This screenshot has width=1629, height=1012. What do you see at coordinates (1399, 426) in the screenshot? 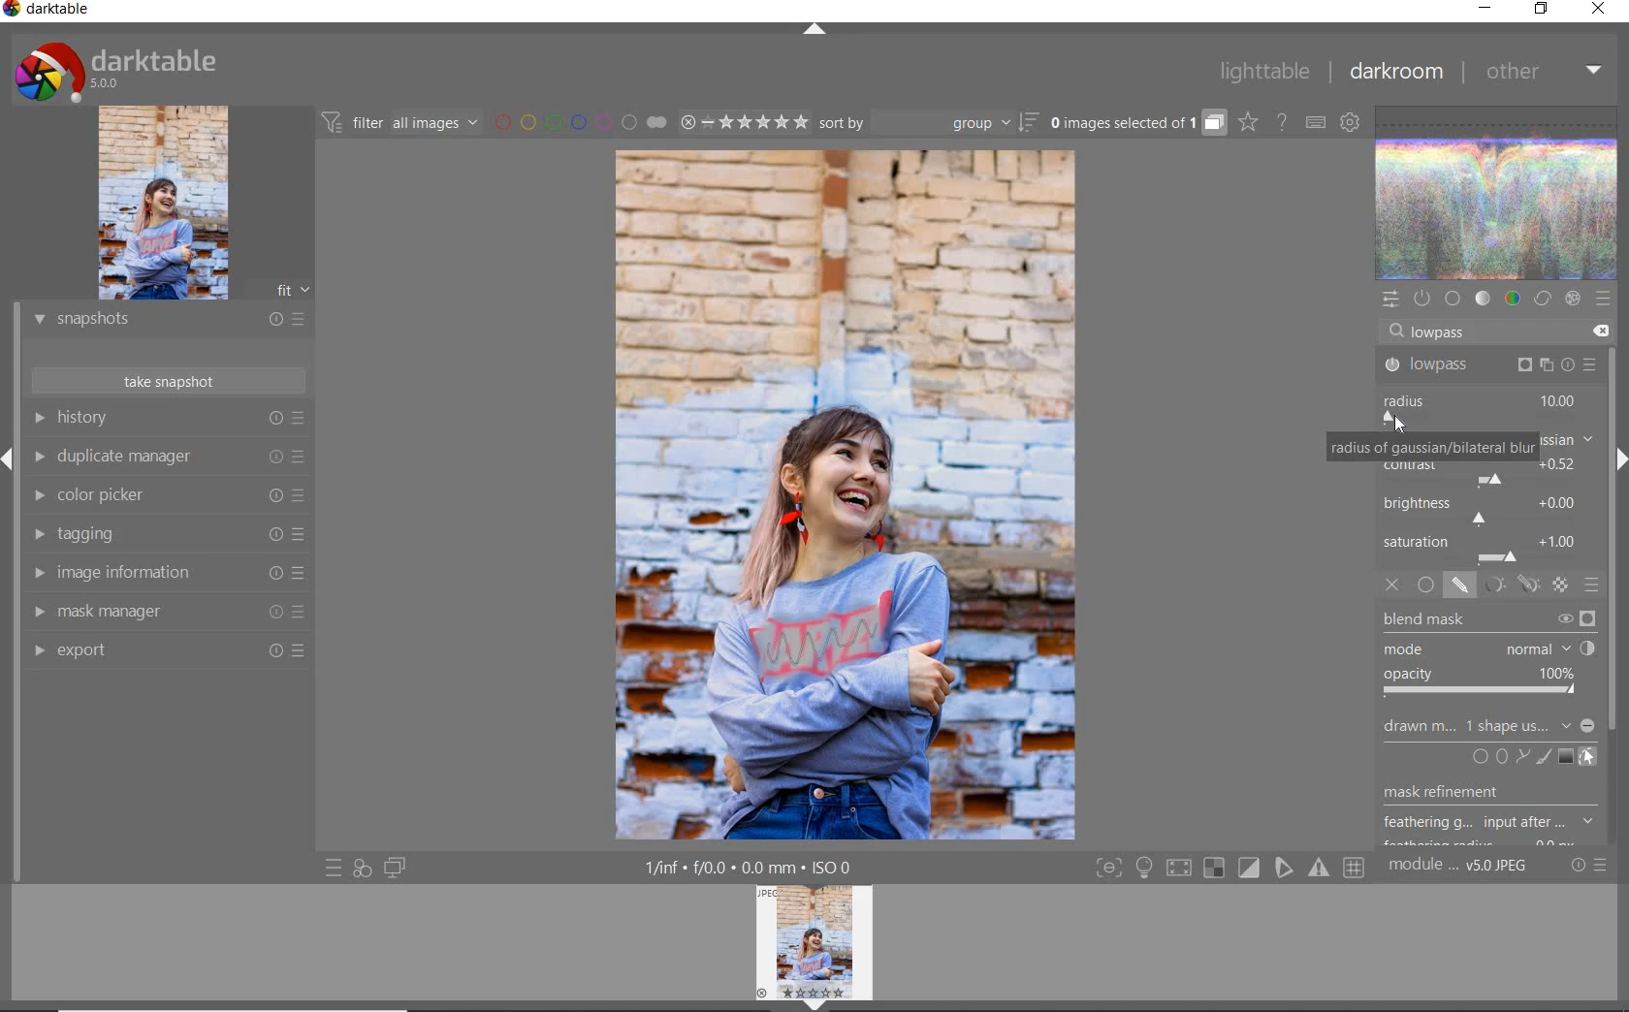
I see `cursor position` at bounding box center [1399, 426].